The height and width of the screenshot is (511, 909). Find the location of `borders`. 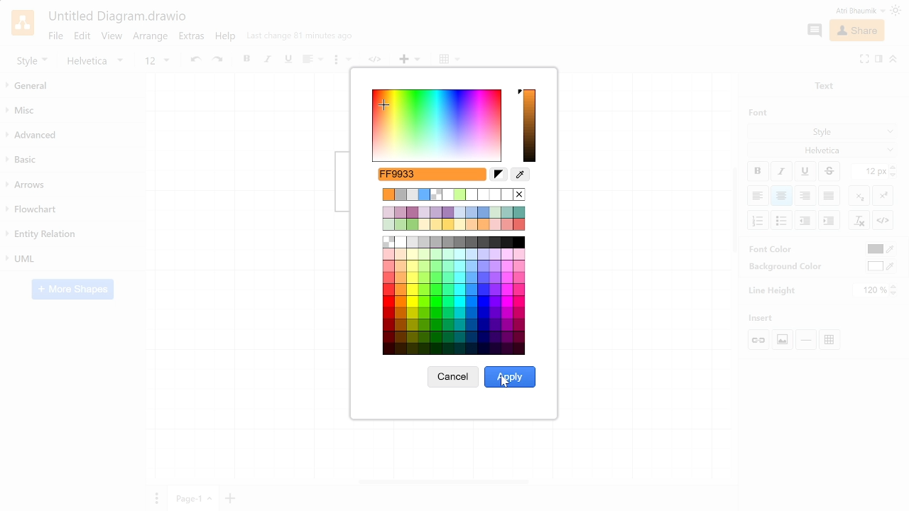

borders is located at coordinates (450, 60).